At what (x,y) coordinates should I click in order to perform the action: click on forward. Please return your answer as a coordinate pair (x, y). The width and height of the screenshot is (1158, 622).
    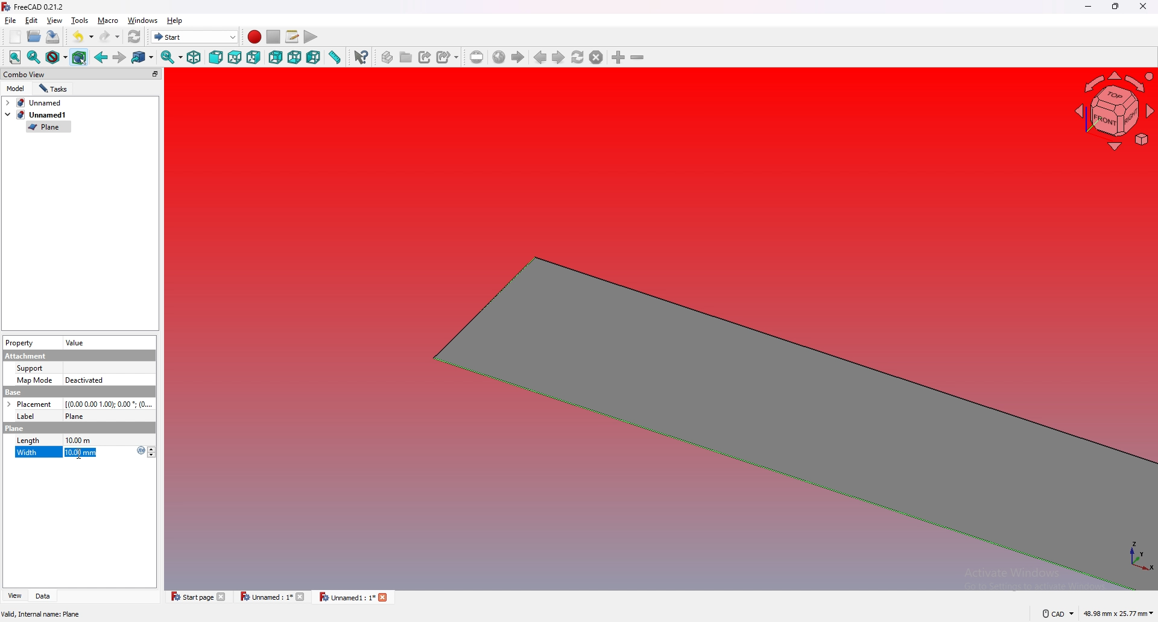
    Looking at the image, I should click on (119, 58).